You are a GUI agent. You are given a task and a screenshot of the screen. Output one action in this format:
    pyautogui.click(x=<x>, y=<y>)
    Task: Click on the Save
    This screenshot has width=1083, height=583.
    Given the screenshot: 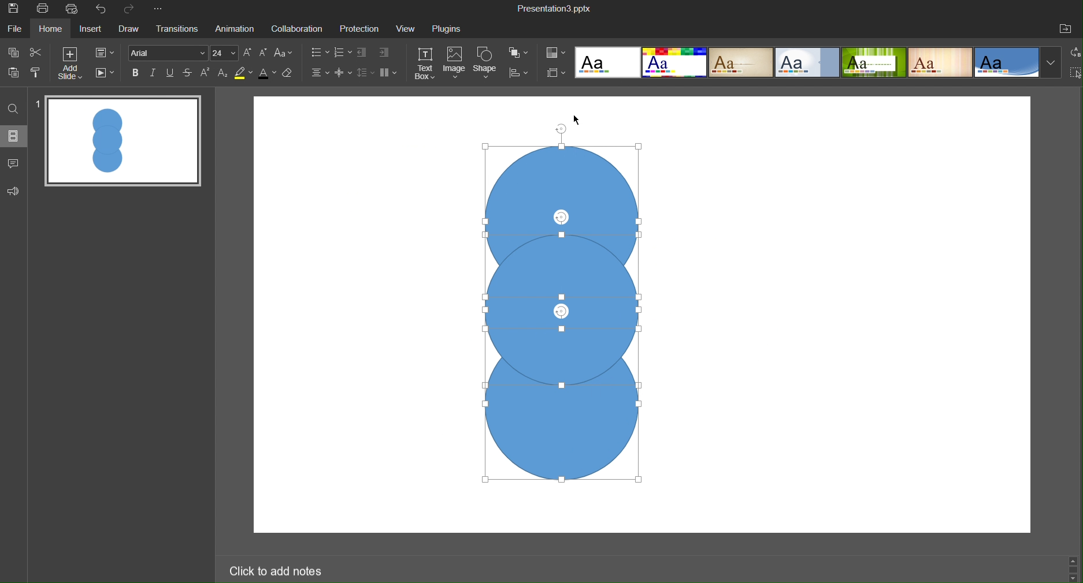 What is the action you would take?
    pyautogui.click(x=17, y=11)
    